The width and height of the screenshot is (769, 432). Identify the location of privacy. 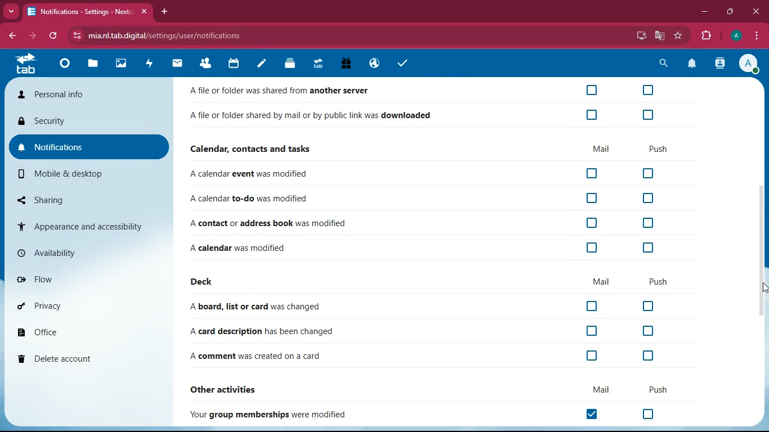
(84, 305).